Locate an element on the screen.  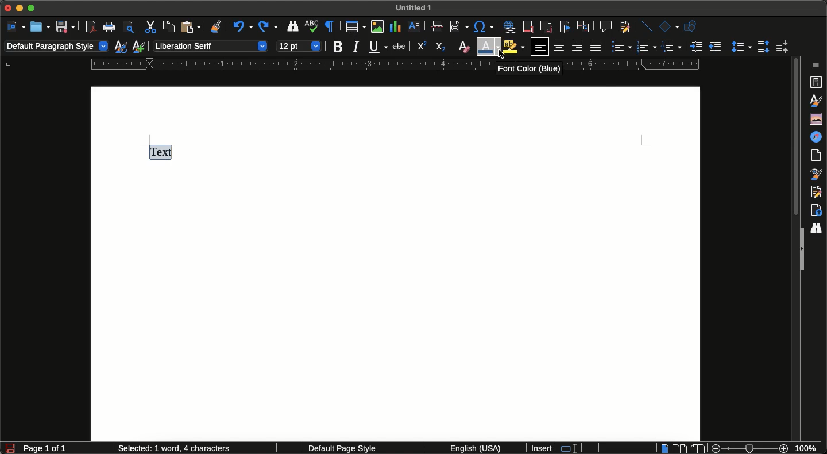
Superscript is located at coordinates (421, 47).